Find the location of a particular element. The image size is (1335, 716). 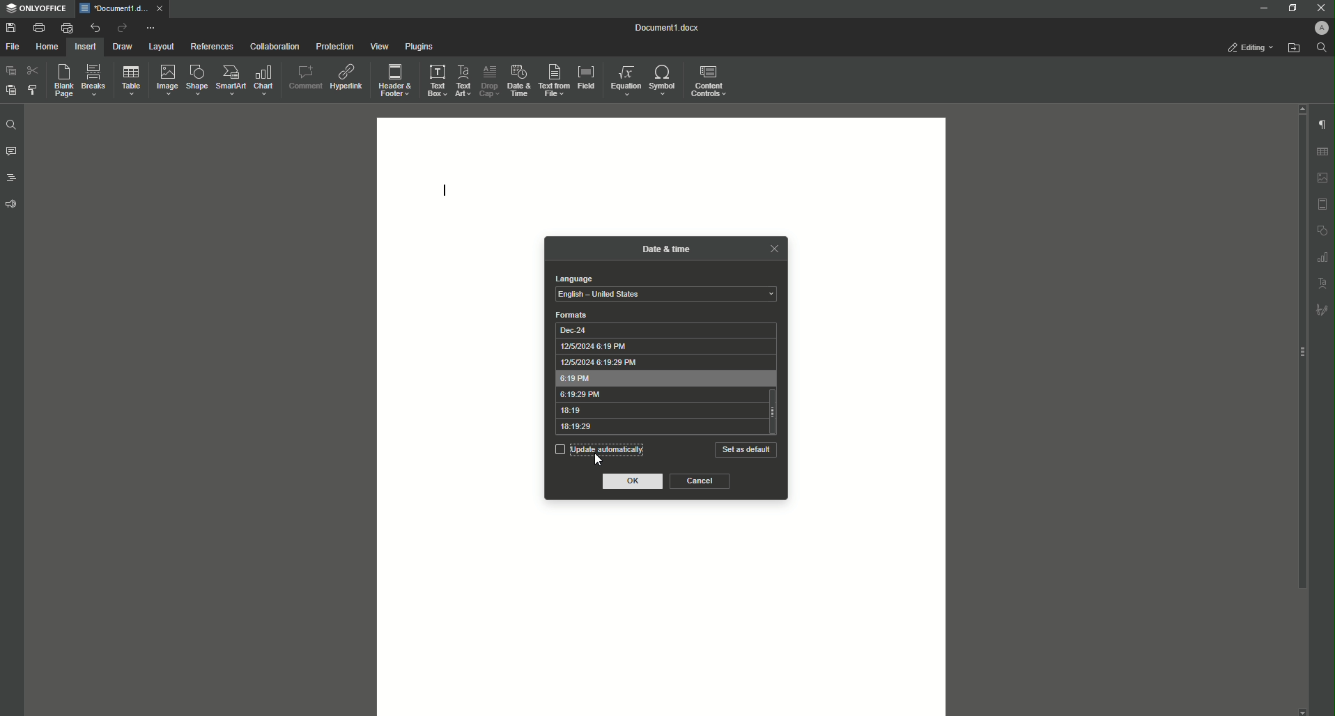

Equation is located at coordinates (626, 80).